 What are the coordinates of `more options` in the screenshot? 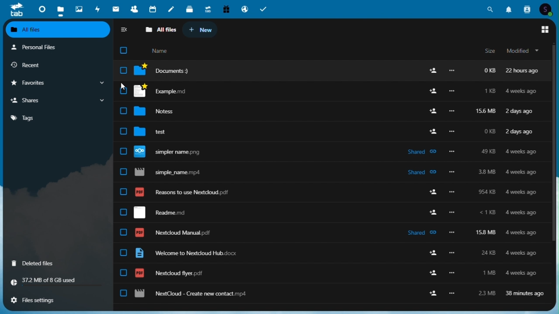 It's located at (452, 212).